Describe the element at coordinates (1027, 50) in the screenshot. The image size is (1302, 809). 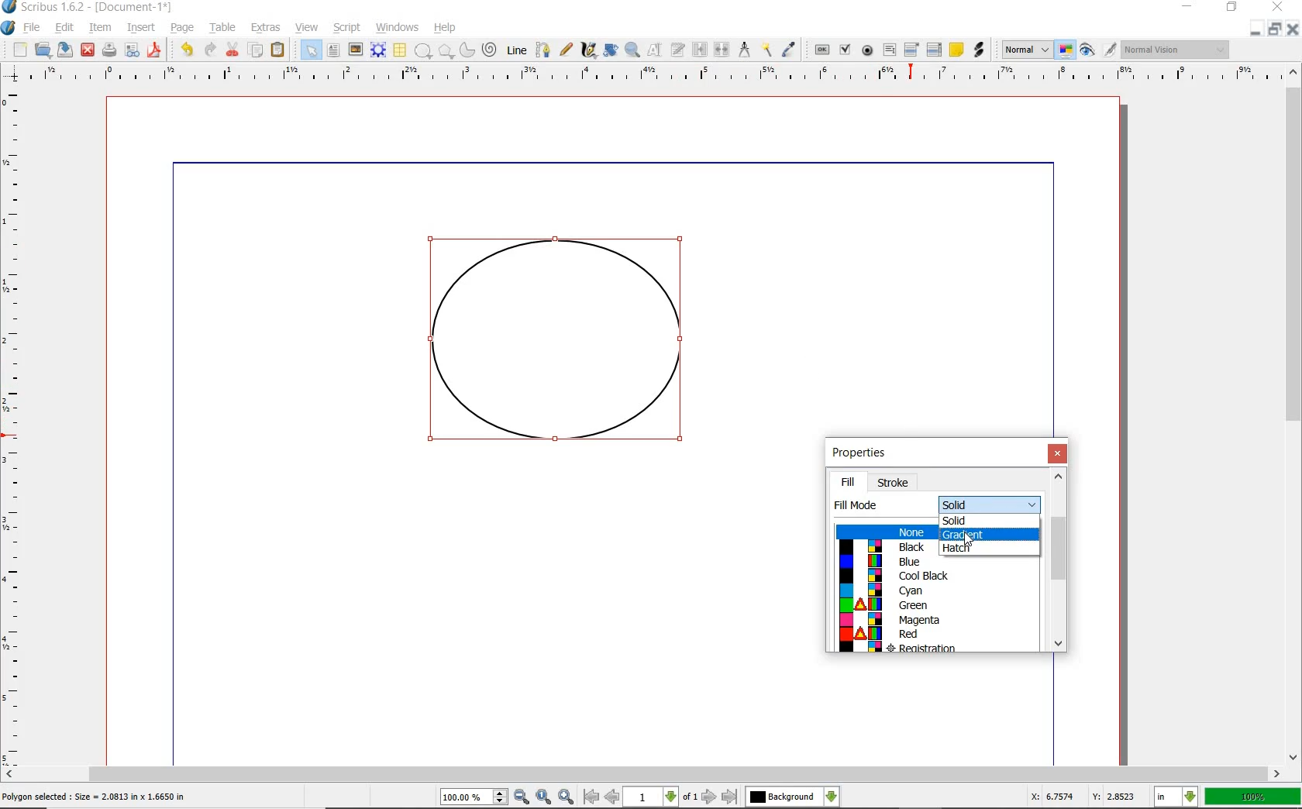
I see `SELECT THE IMAGE PREVIEW QUALITY` at that location.